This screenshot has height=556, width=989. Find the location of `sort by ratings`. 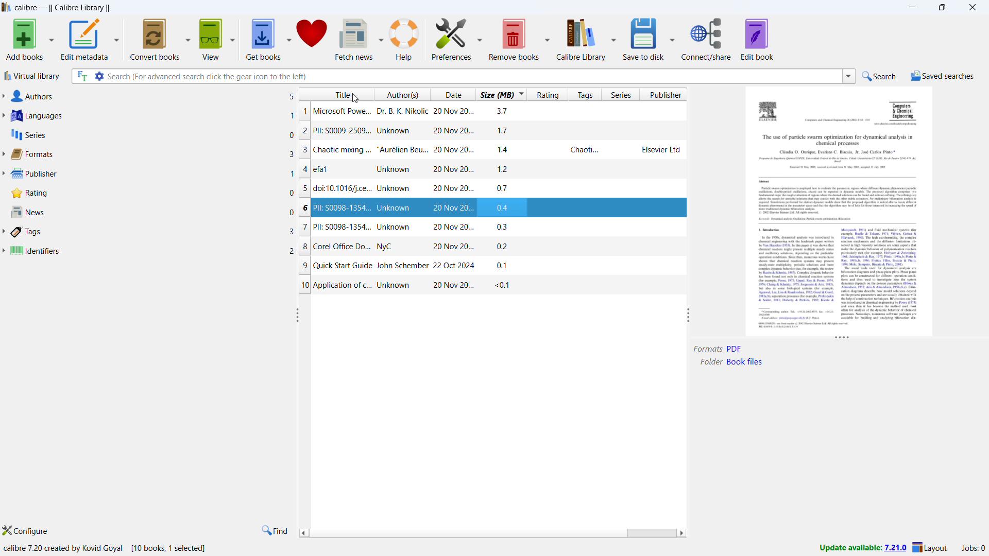

sort by ratings is located at coordinates (549, 95).